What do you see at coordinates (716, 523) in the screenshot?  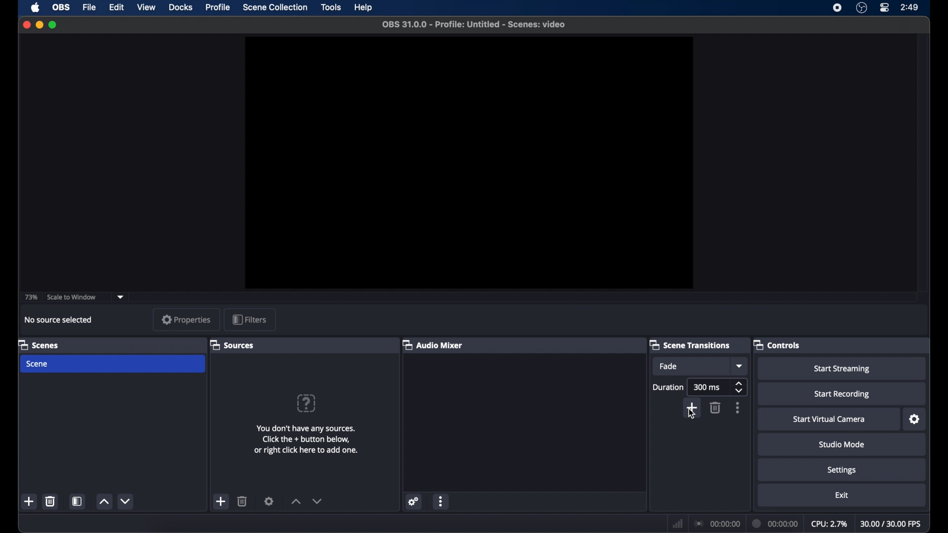 I see `connection` at bounding box center [716, 523].